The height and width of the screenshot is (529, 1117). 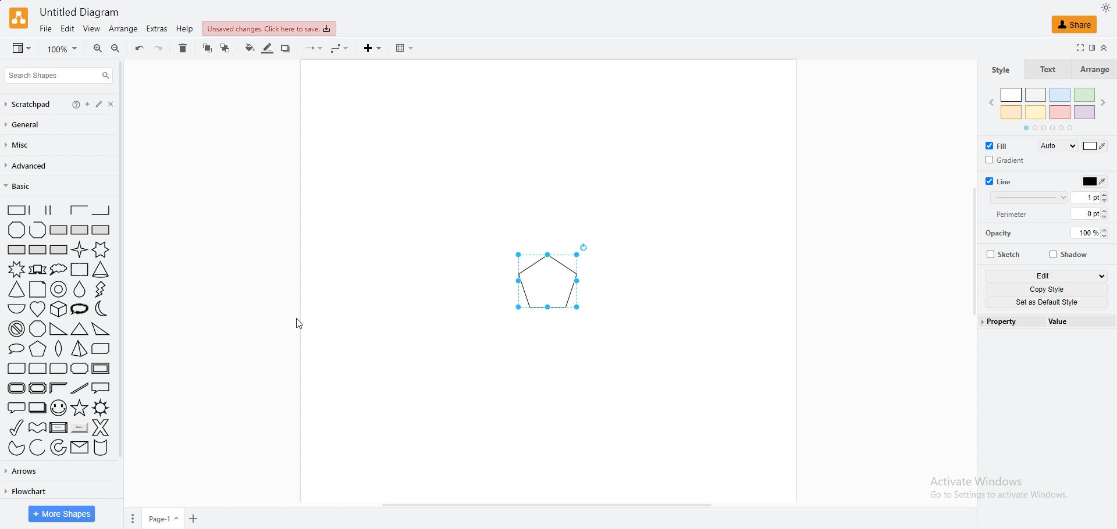 I want to click on cone (adjustable), so click(x=17, y=290).